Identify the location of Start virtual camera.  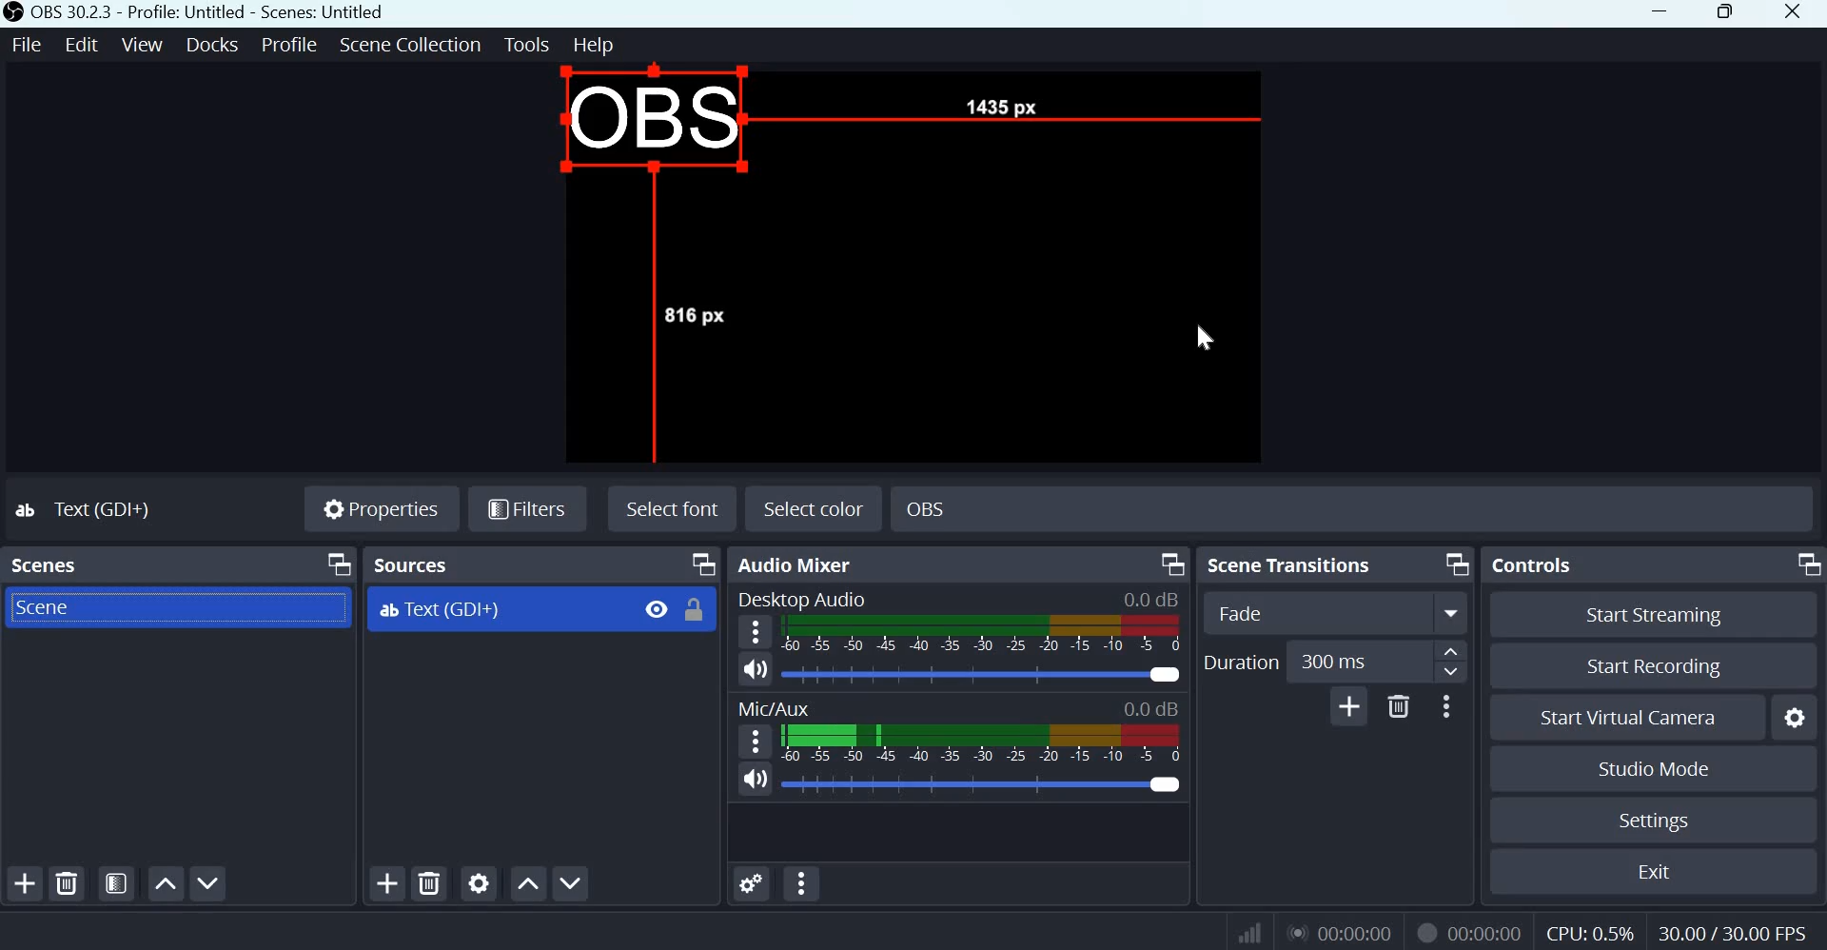
(1637, 718).